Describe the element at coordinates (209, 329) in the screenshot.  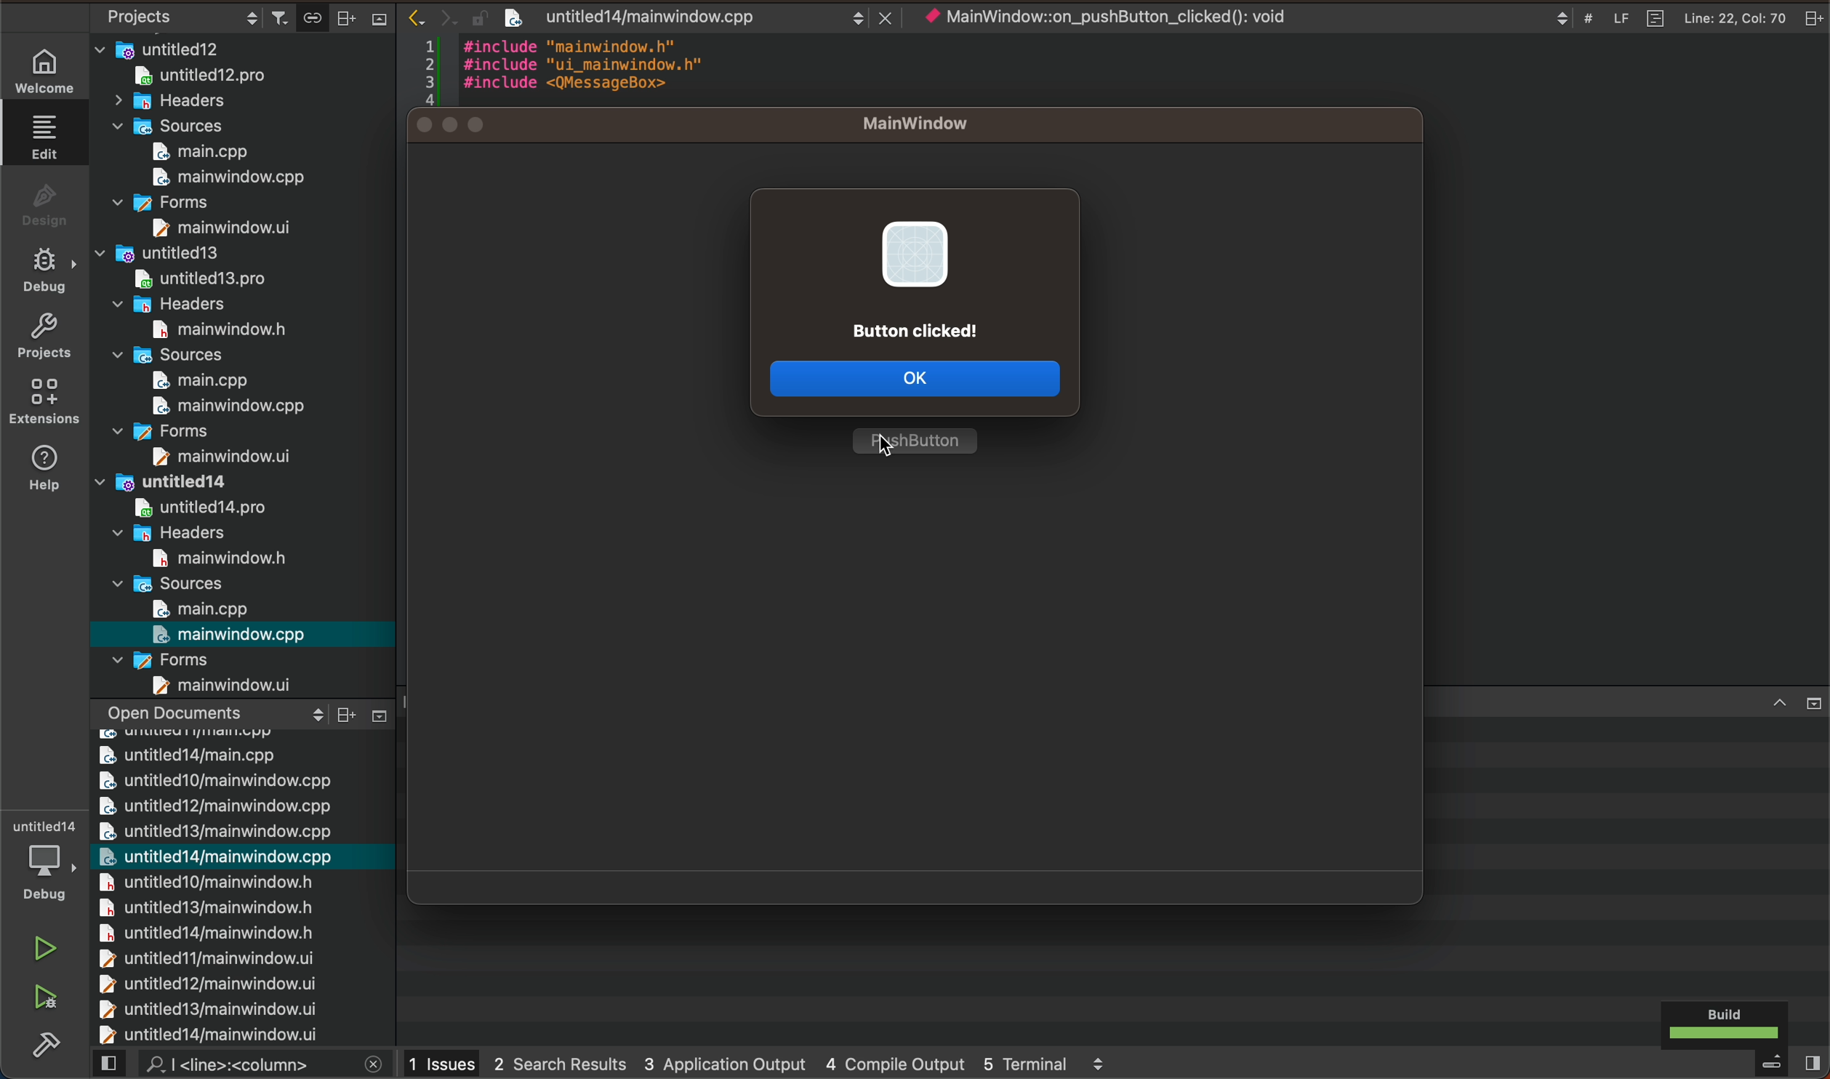
I see `main window` at that location.